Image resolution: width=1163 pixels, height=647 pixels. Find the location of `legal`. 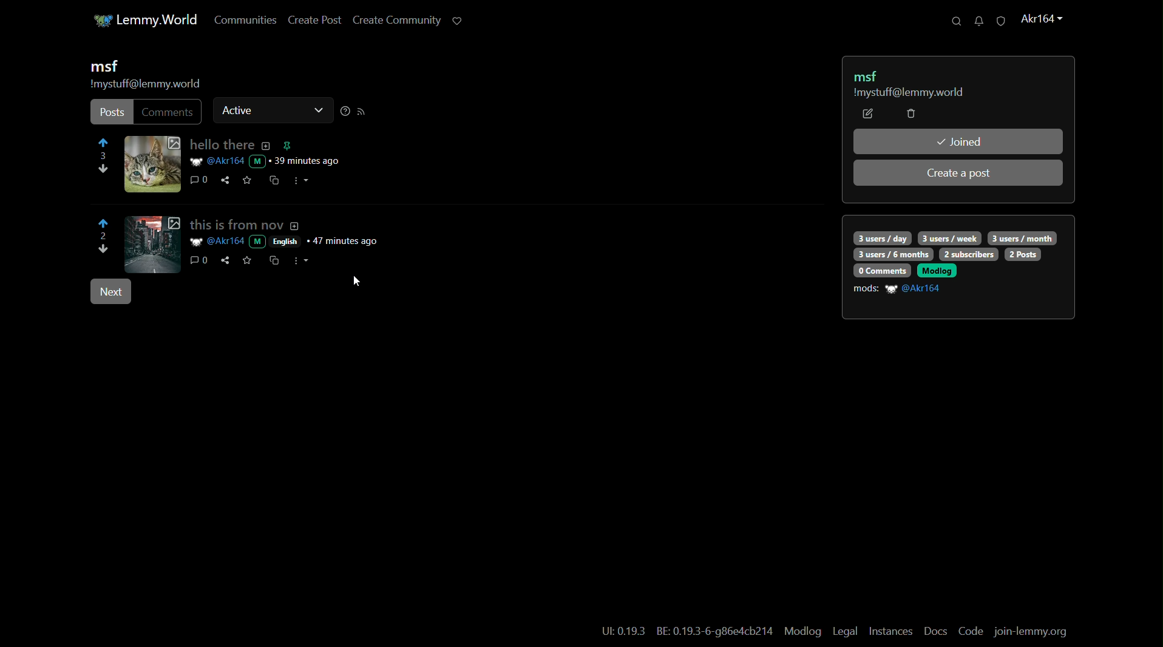

legal is located at coordinates (844, 632).